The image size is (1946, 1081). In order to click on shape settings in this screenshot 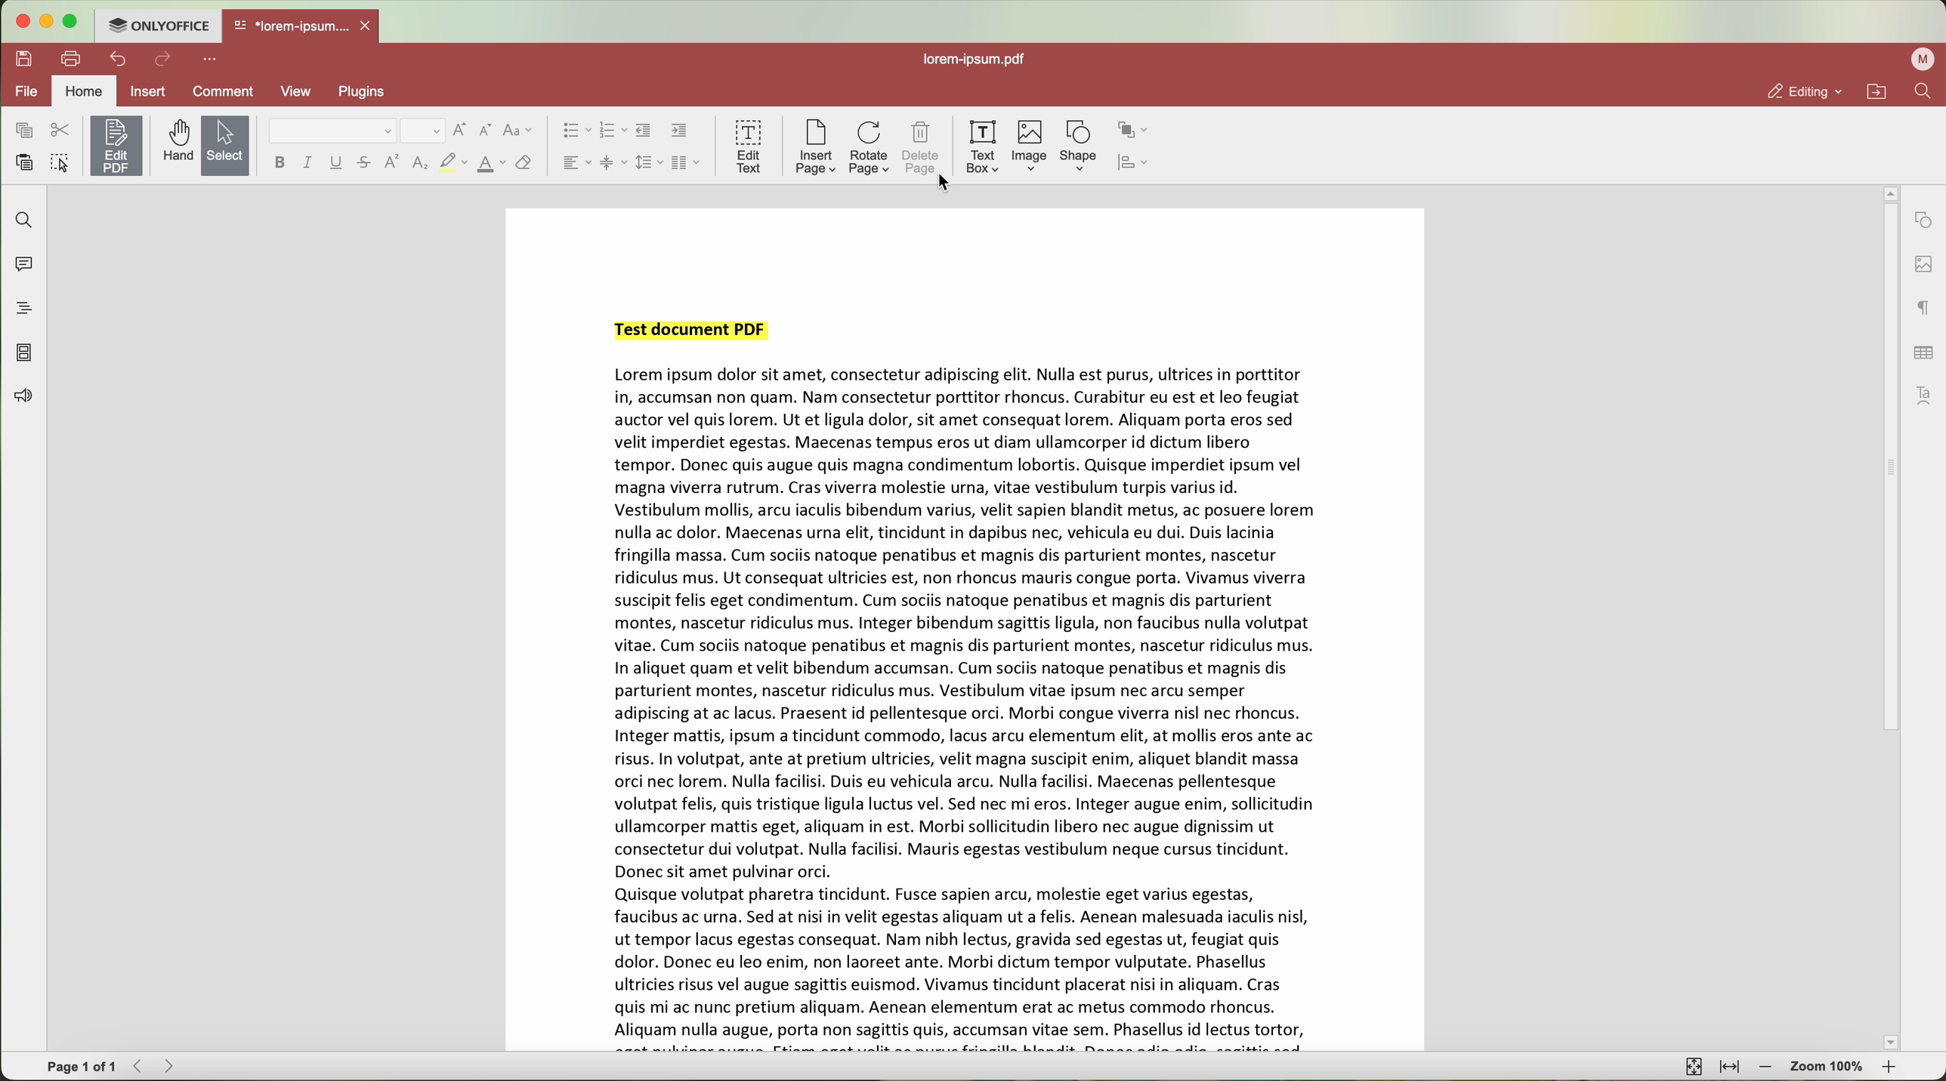, I will do `click(1925, 222)`.